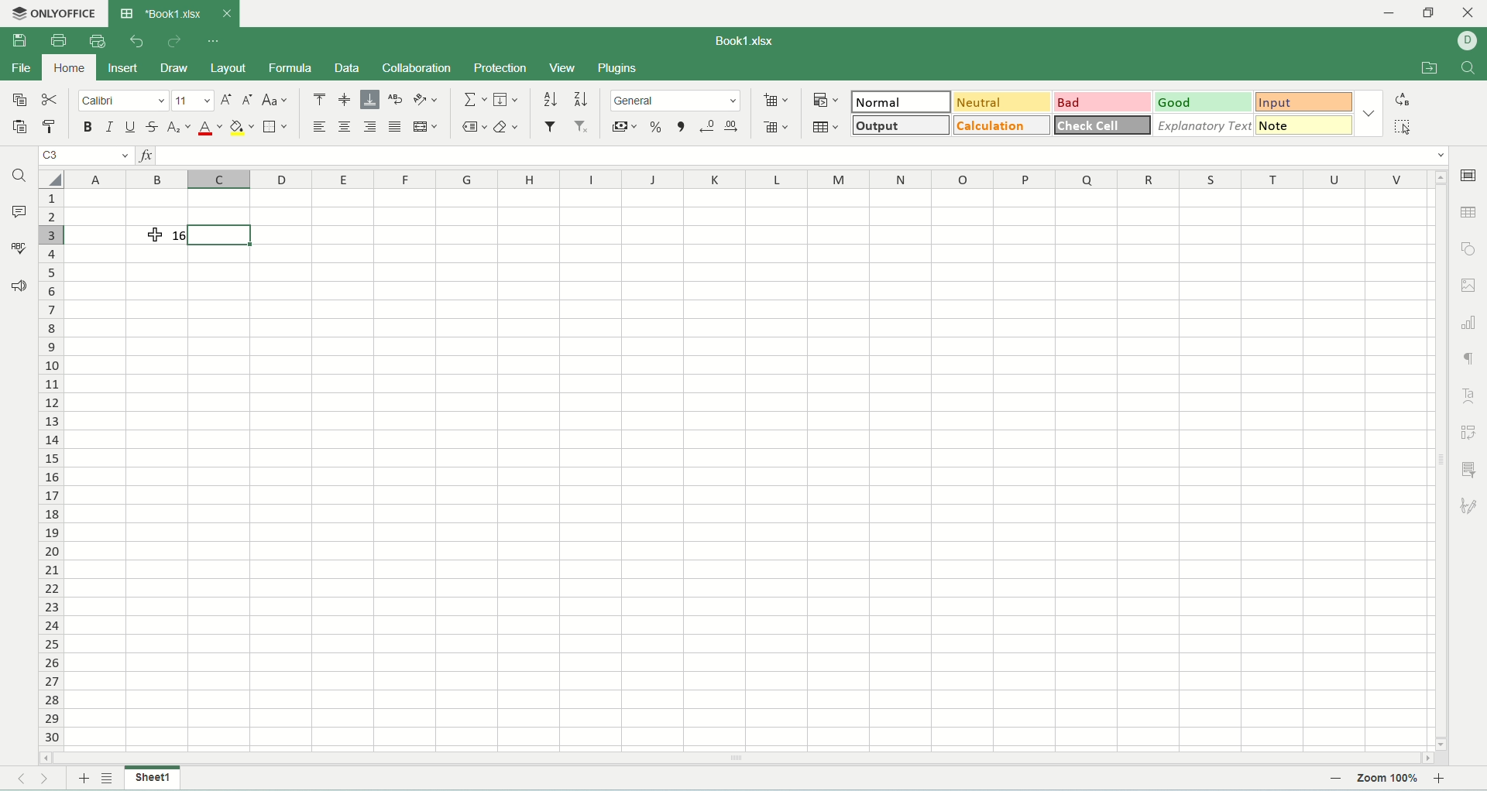 The height and width of the screenshot is (791, 1487). Describe the element at coordinates (395, 127) in the screenshot. I see `justified` at that location.